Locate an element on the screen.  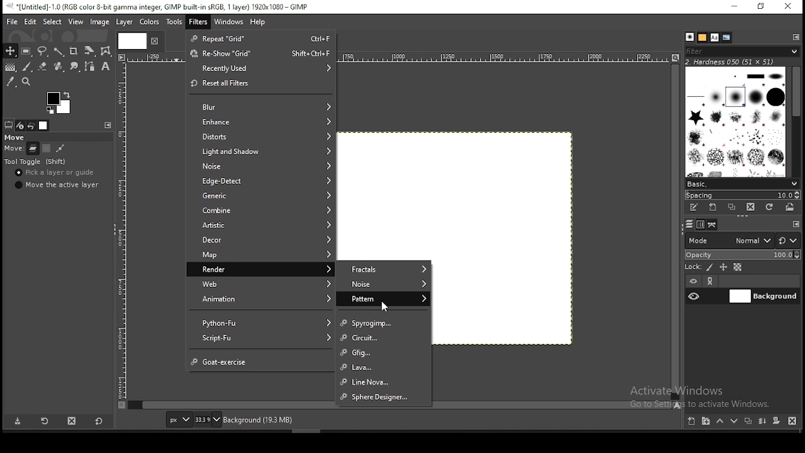
lock size and position is located at coordinates (723, 267).